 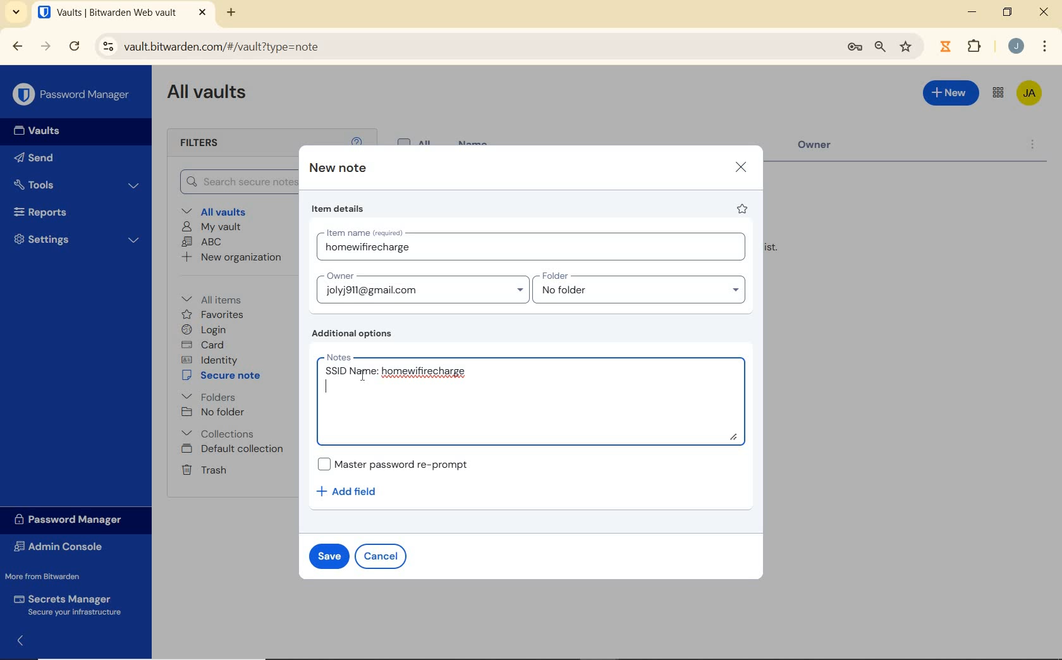 I want to click on Account, so click(x=1015, y=46).